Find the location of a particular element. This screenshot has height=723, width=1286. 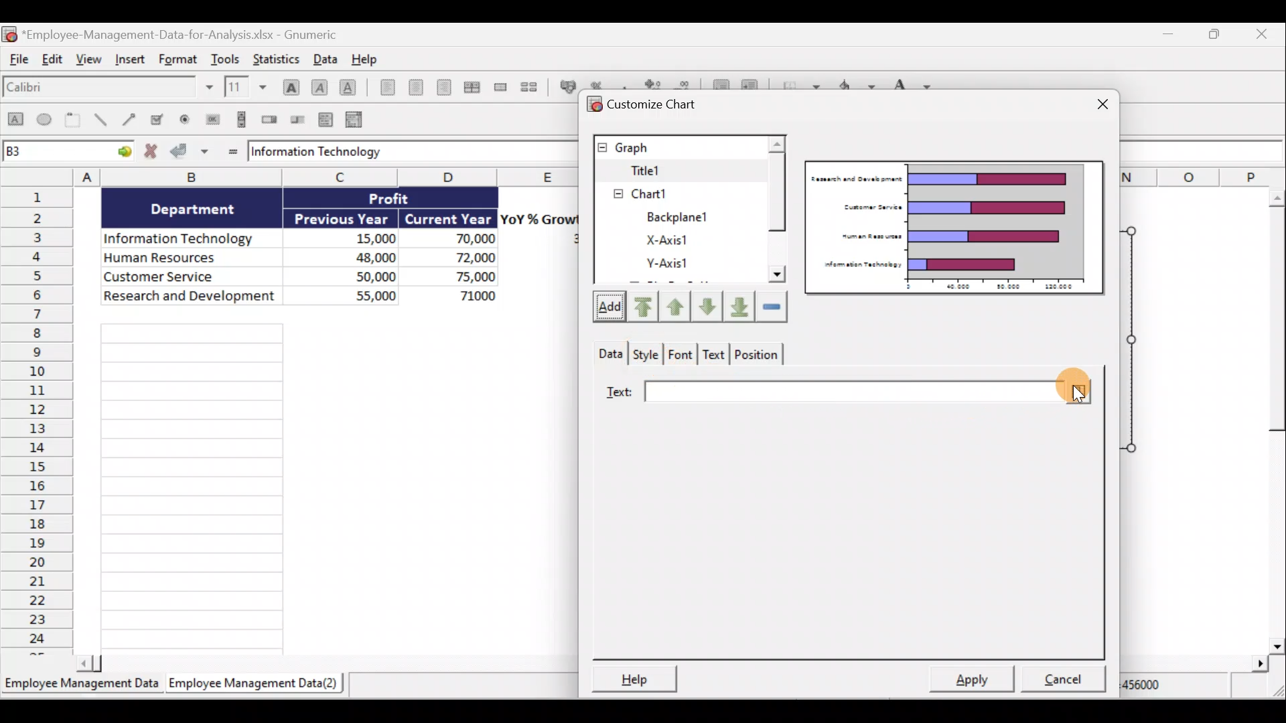

Information Technology is located at coordinates (185, 235).